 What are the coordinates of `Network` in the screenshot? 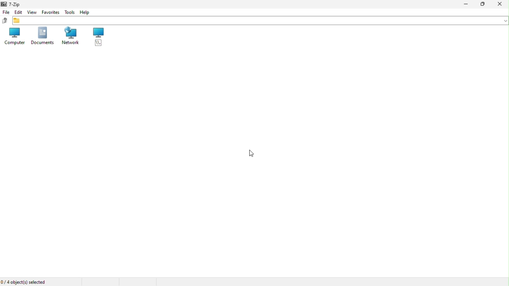 It's located at (71, 37).